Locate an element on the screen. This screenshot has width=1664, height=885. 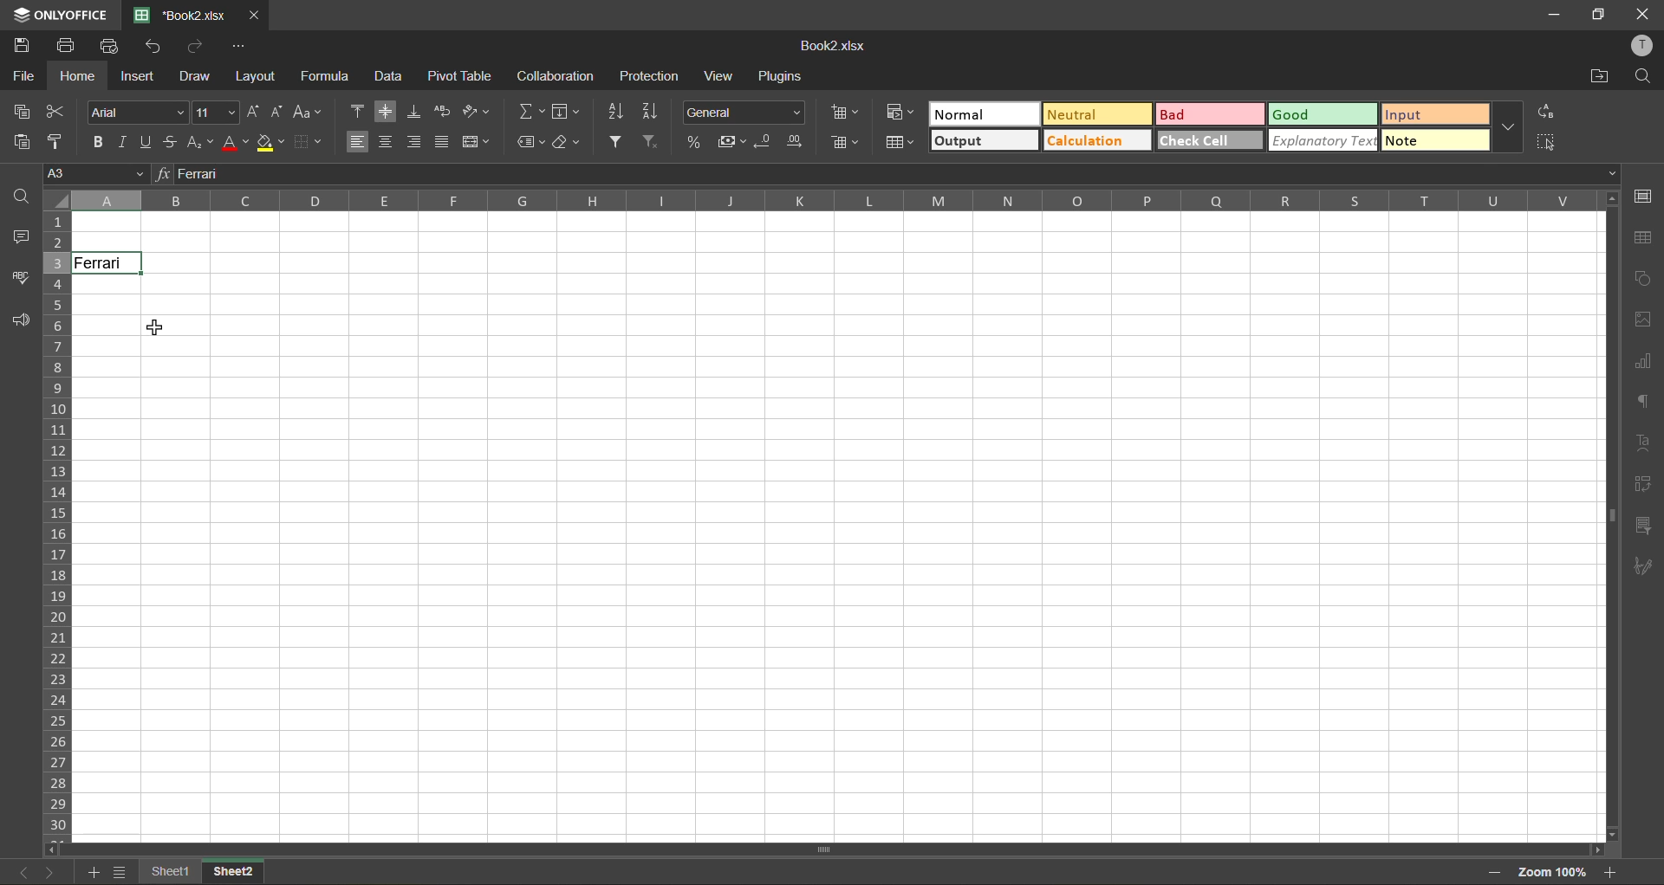
paragraph is located at coordinates (1644, 404).